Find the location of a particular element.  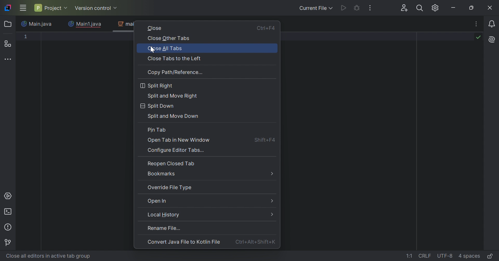

Structure is located at coordinates (8, 43).